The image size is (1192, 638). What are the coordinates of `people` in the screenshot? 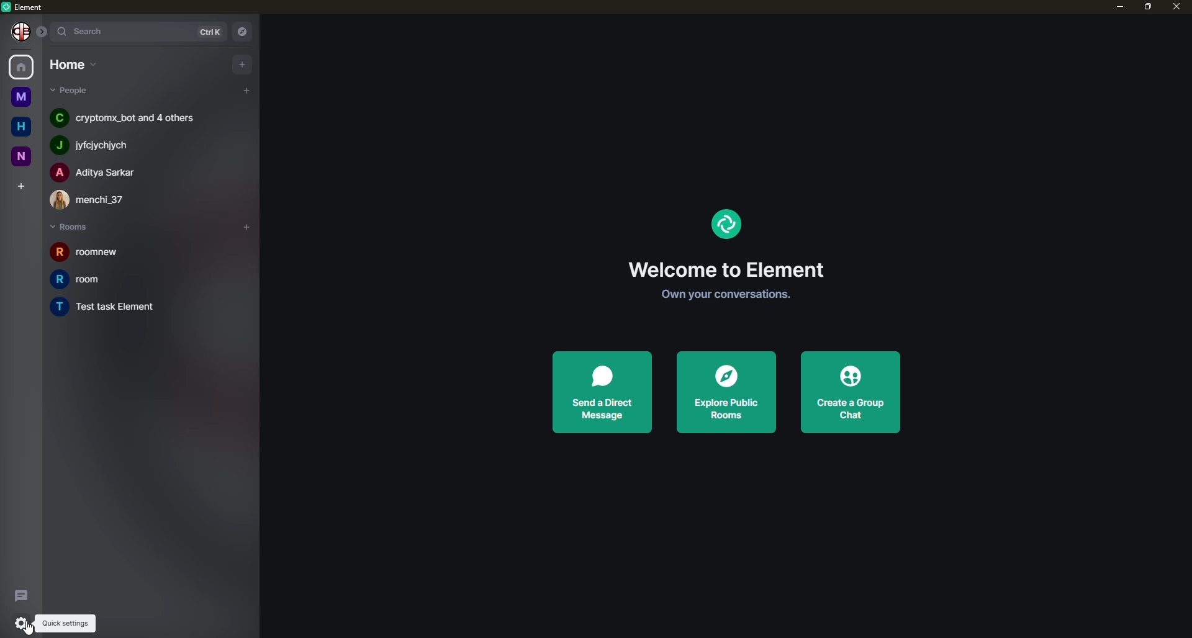 It's located at (94, 200).